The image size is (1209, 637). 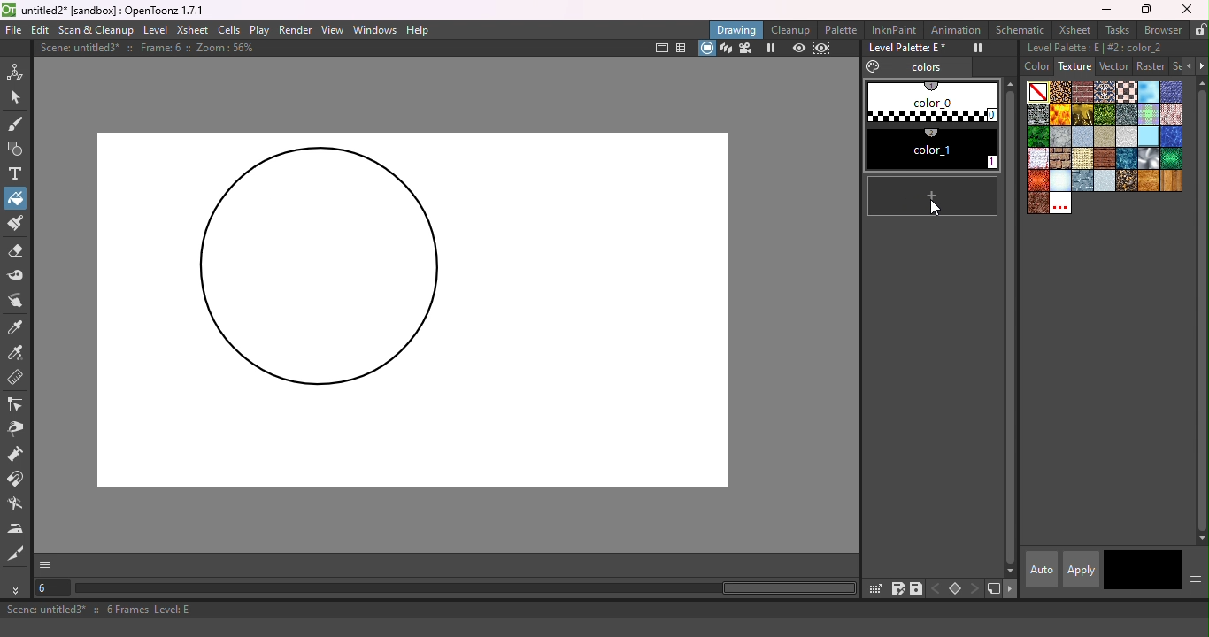 I want to click on Vector, so click(x=1114, y=66).